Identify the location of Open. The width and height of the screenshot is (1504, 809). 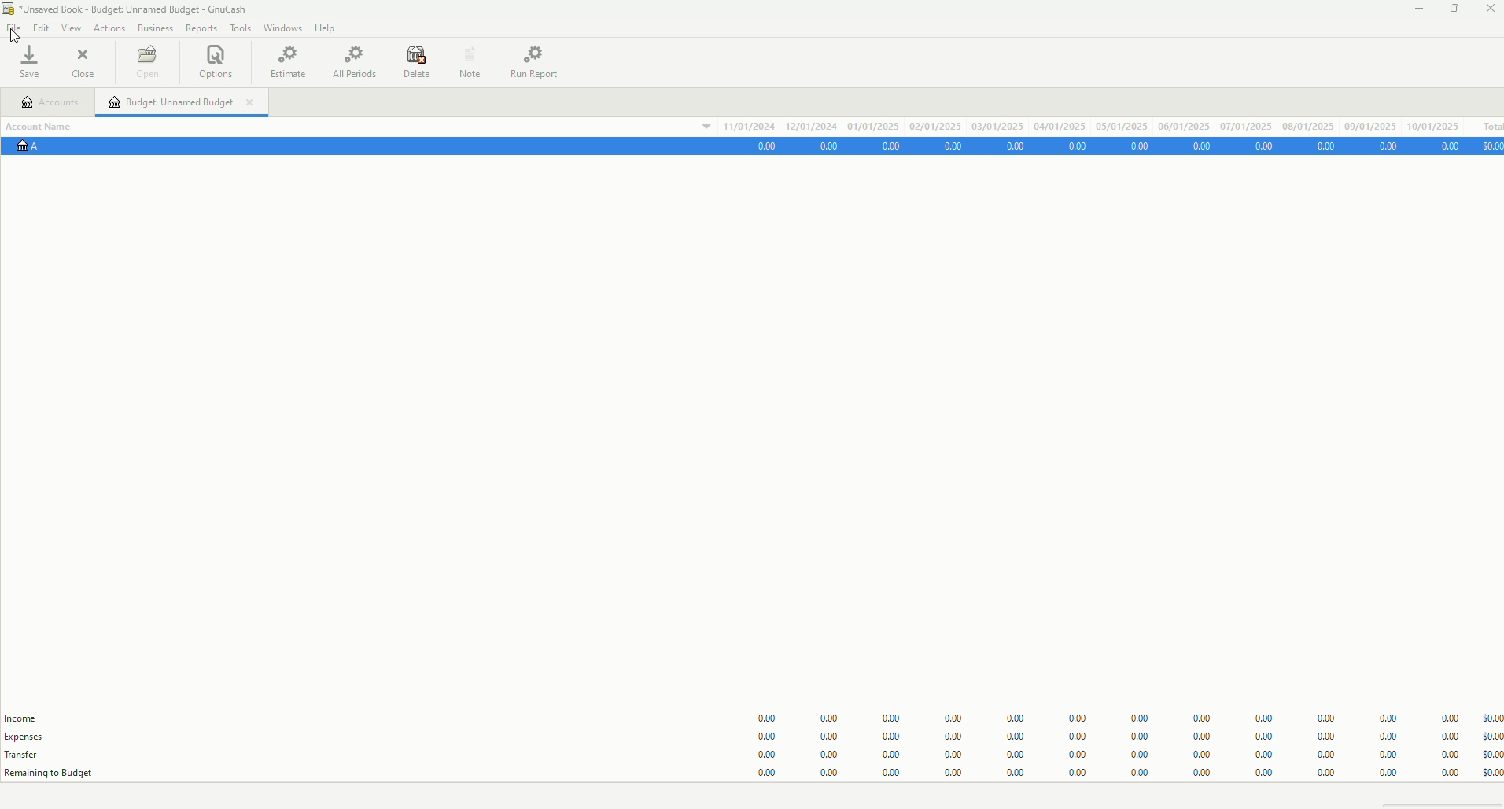
(149, 61).